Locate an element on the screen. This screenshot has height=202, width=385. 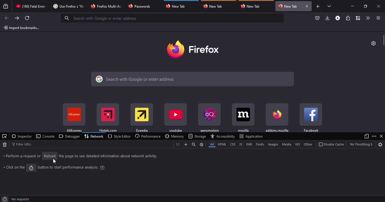
memory is located at coordinates (174, 136).